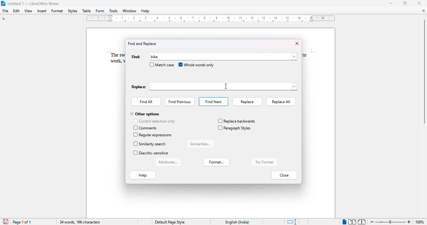  Describe the element at coordinates (22, 222) in the screenshot. I see `page 1 of 1` at that location.